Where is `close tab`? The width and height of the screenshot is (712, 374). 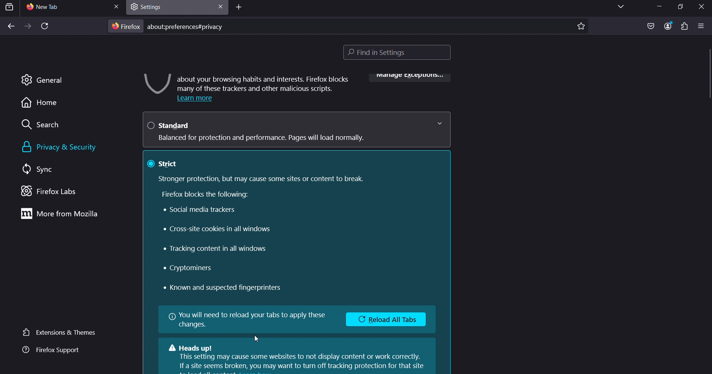
close tab is located at coordinates (219, 6).